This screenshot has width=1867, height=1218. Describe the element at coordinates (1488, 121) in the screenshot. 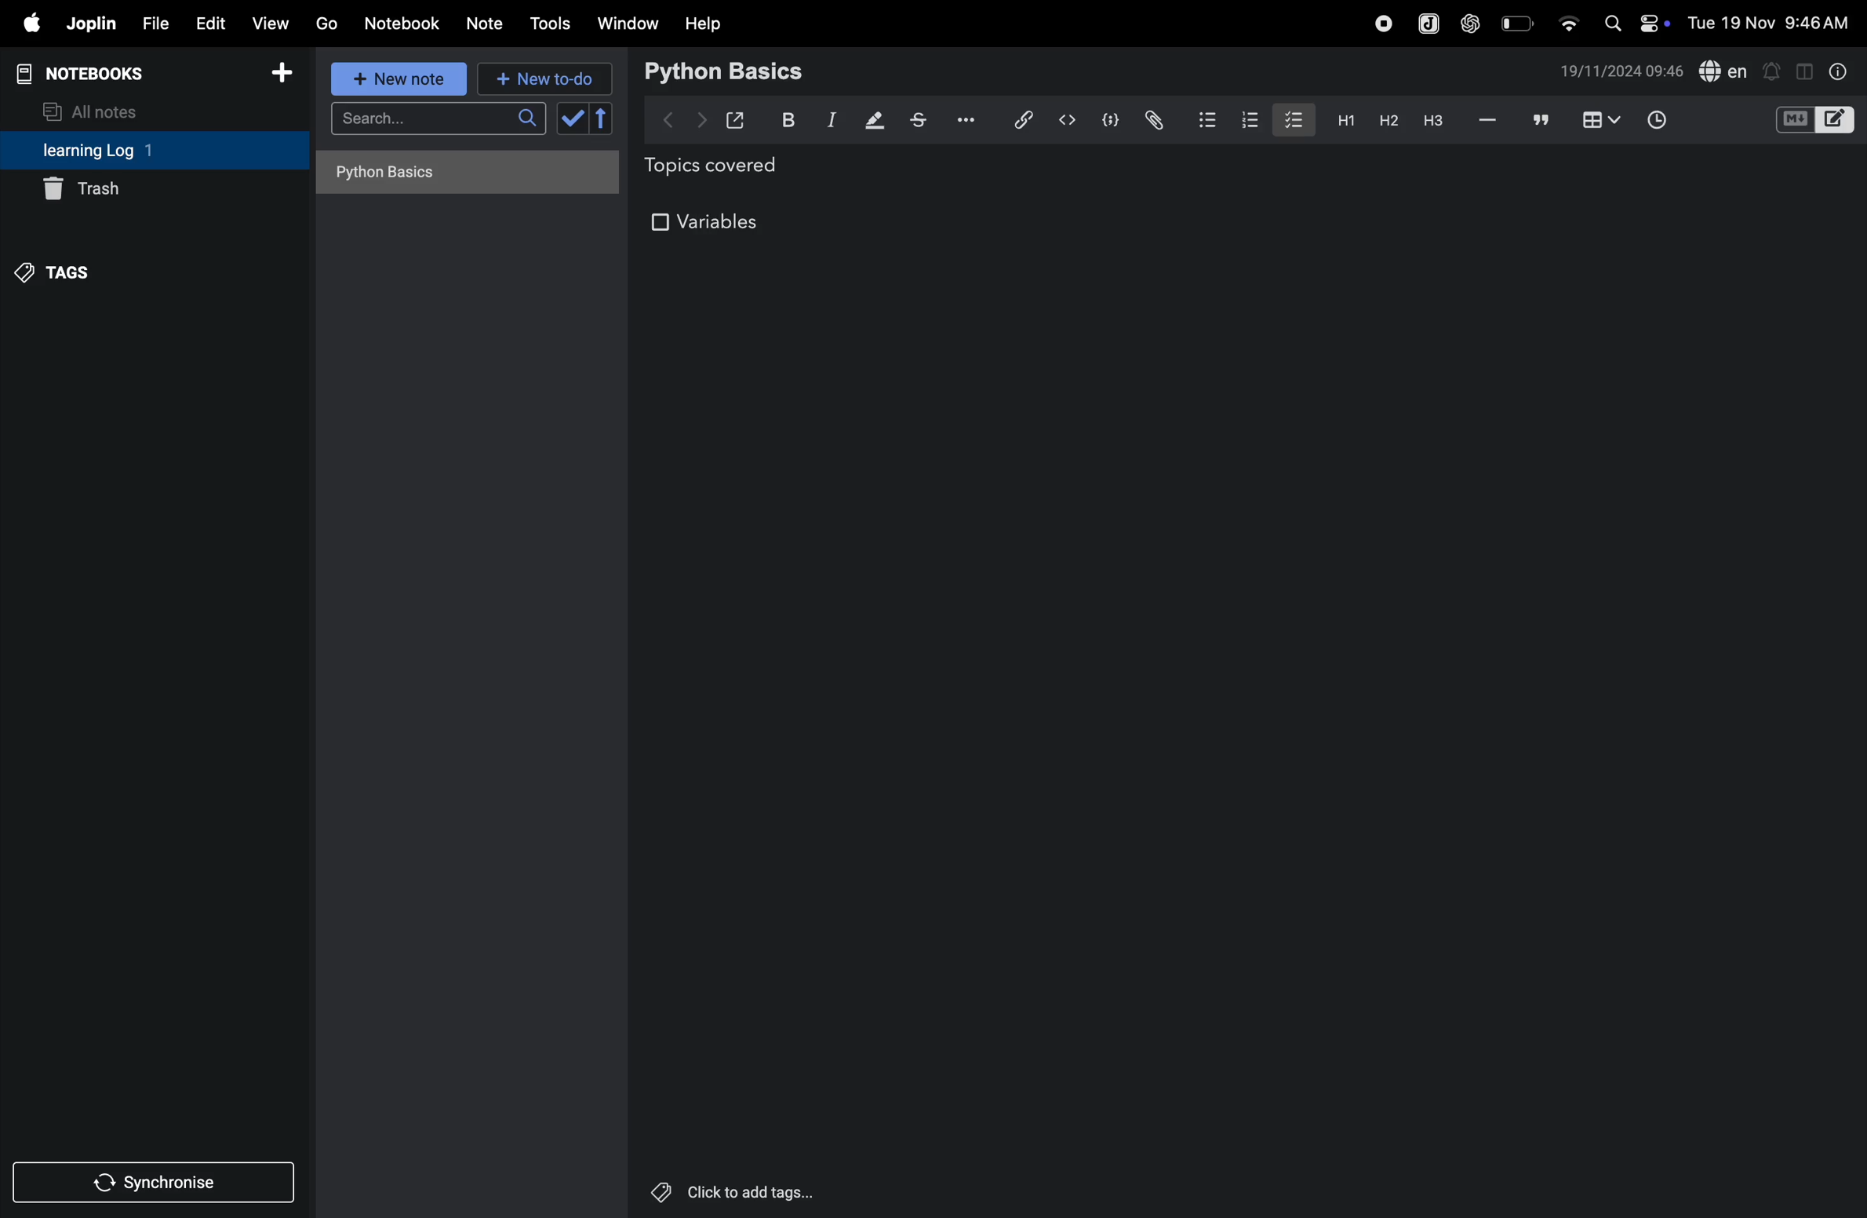

I see `hifen` at that location.